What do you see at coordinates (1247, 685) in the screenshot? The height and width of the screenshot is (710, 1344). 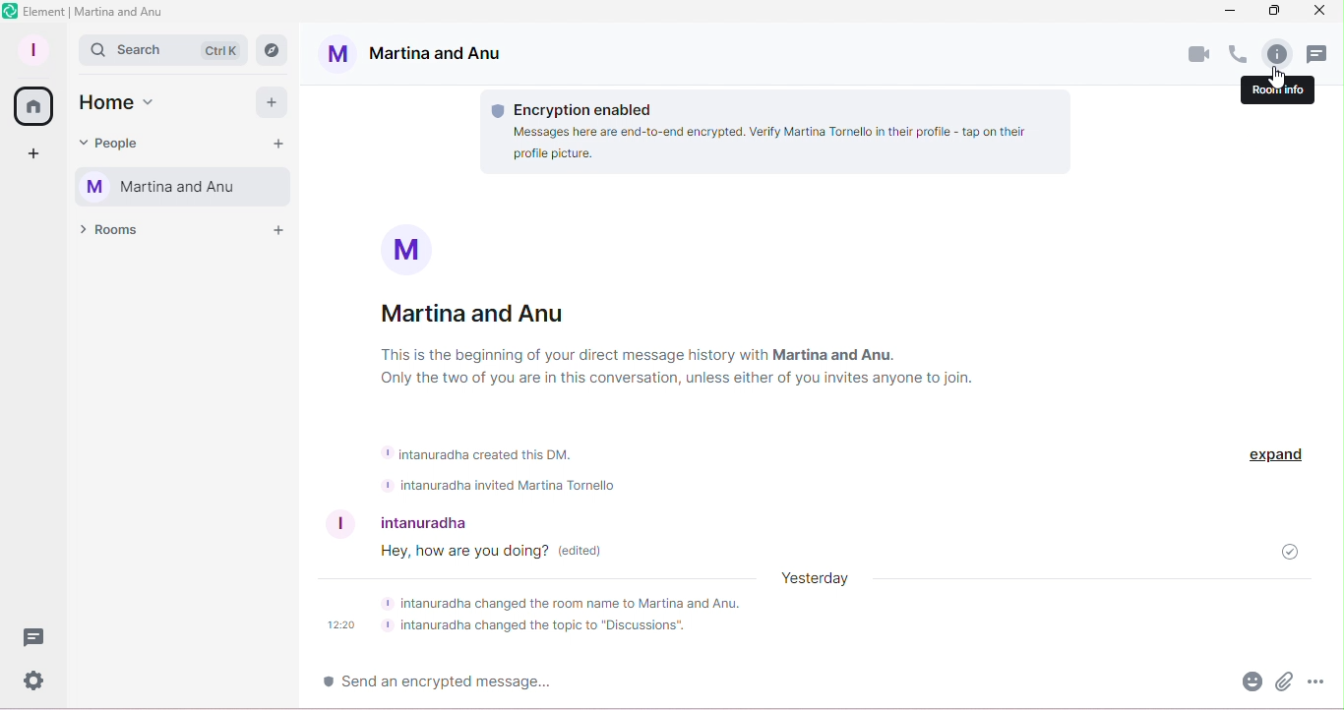 I see `Emoji` at bounding box center [1247, 685].